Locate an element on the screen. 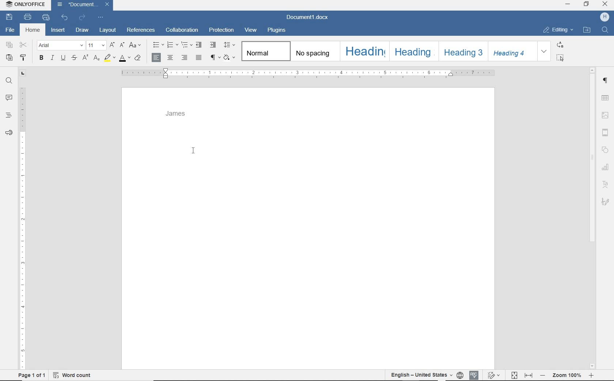 Image resolution: width=614 pixels, height=381 pixels. draw is located at coordinates (82, 30).